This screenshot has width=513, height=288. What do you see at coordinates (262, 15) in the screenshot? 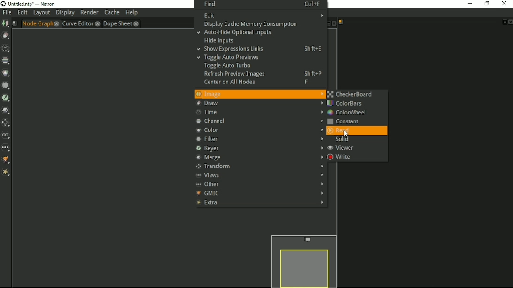
I see `Edit` at bounding box center [262, 15].